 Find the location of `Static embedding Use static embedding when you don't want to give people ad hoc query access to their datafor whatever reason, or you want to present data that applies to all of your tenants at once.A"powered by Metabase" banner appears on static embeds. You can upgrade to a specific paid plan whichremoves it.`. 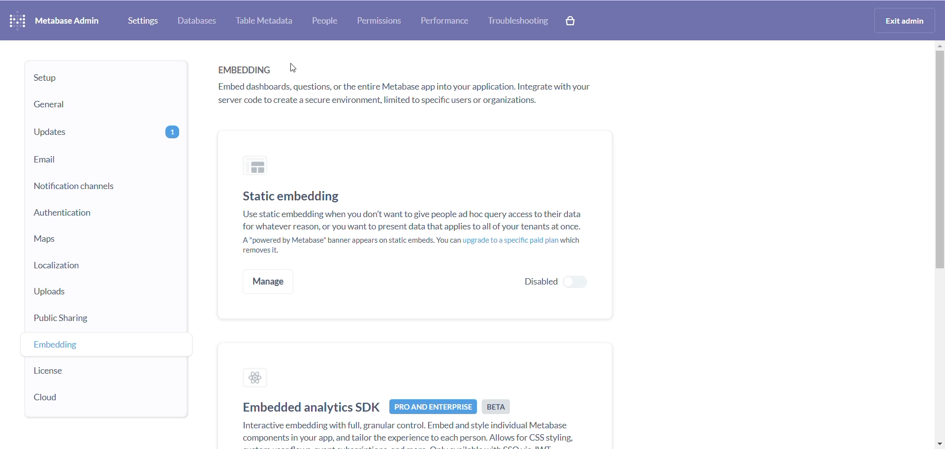

Static embedding Use static embedding when you don't want to give people ad hoc query access to their datafor whatever reason, or you want to present data that applies to all of your tenants at once.A"powered by Metabase" banner appears on static embeds. You can upgrade to a specific paid plan whichremoves it. is located at coordinates (409, 223).